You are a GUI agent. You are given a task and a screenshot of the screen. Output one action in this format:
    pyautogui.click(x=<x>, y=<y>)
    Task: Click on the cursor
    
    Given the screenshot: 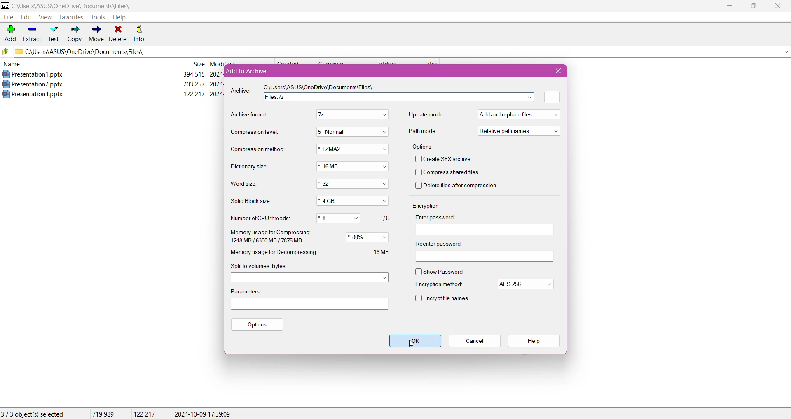 What is the action you would take?
    pyautogui.click(x=412, y=346)
    